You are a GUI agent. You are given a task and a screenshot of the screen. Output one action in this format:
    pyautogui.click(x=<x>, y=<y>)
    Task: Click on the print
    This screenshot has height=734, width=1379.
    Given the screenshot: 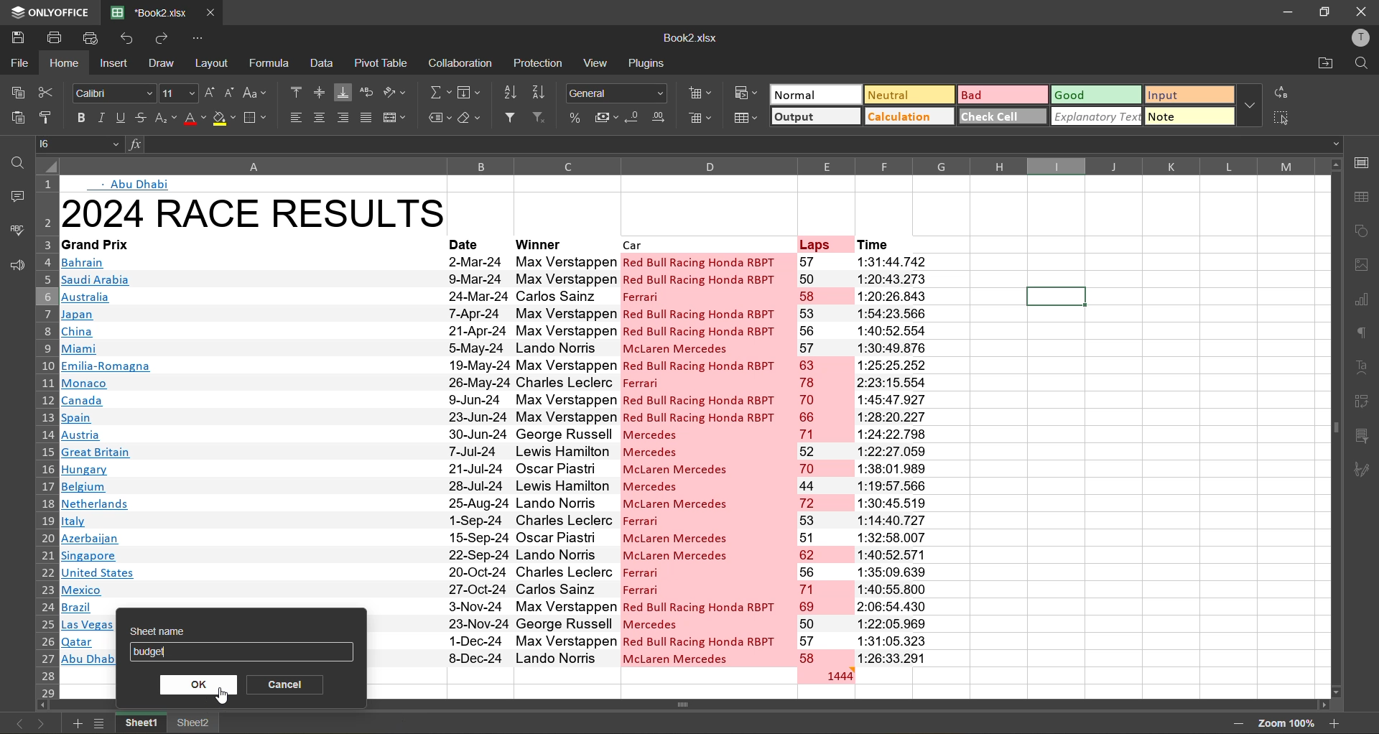 What is the action you would take?
    pyautogui.click(x=53, y=38)
    